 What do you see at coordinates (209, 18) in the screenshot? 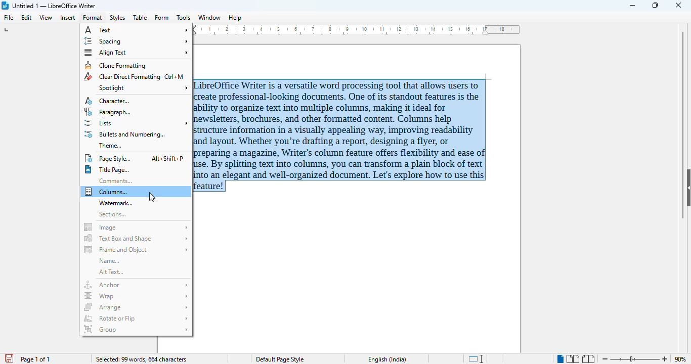
I see `window` at bounding box center [209, 18].